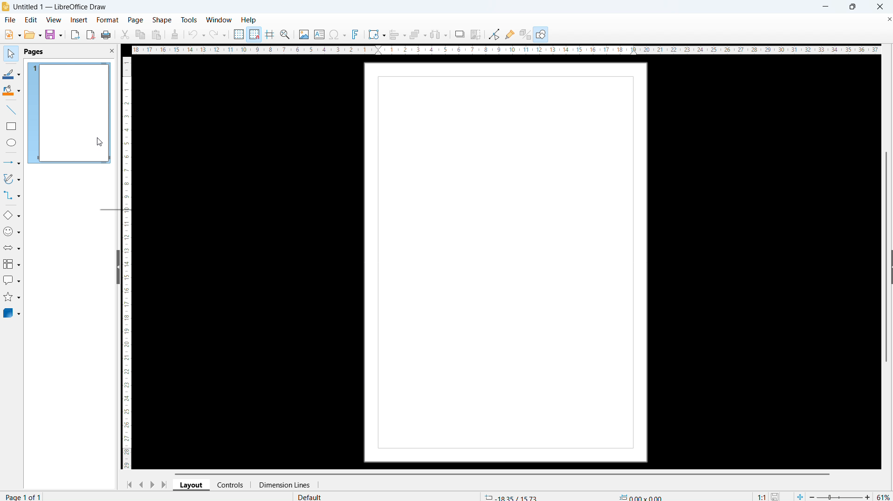  Describe the element at coordinates (111, 50) in the screenshot. I see `close pane` at that location.